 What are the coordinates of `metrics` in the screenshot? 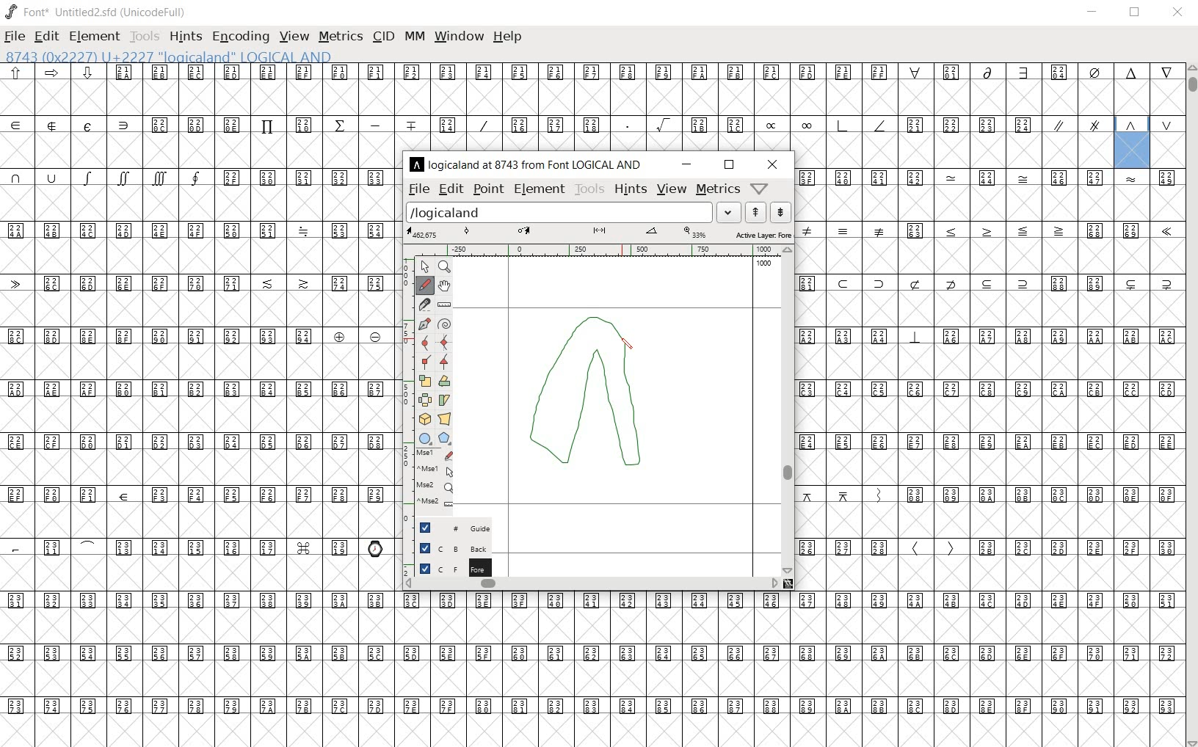 It's located at (341, 36).